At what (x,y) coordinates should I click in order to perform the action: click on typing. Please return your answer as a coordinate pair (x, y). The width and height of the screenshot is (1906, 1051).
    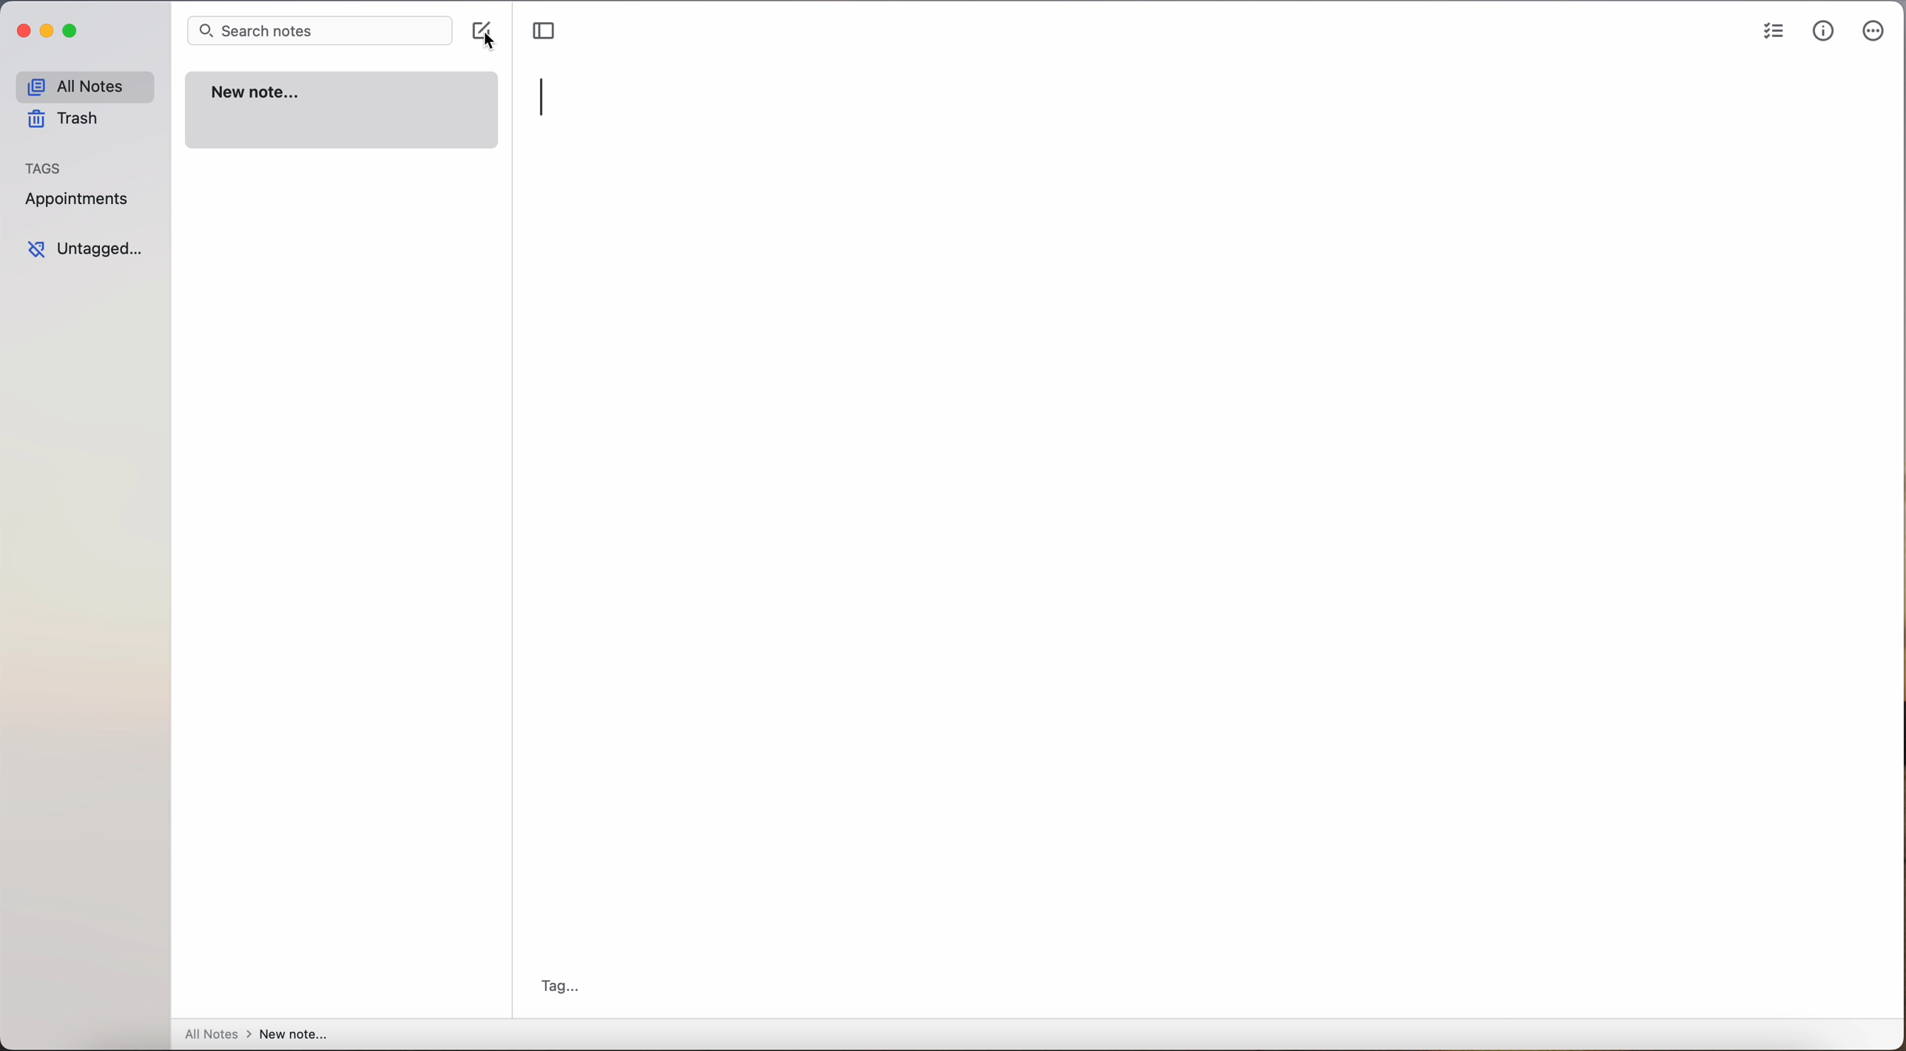
    Looking at the image, I should click on (550, 99).